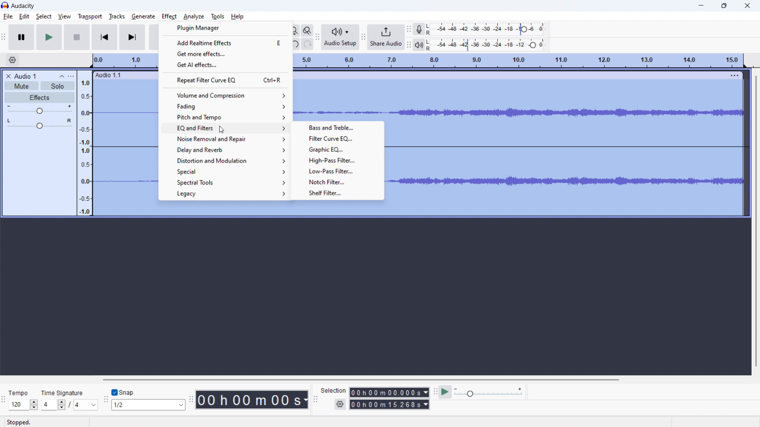  Describe the element at coordinates (421, 44) in the screenshot. I see `playback meter` at that location.